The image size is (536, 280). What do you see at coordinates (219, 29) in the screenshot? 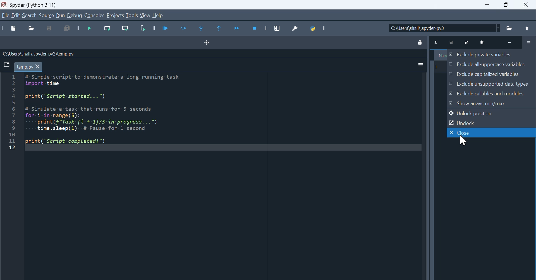
I see `Execute until same function returns` at bounding box center [219, 29].